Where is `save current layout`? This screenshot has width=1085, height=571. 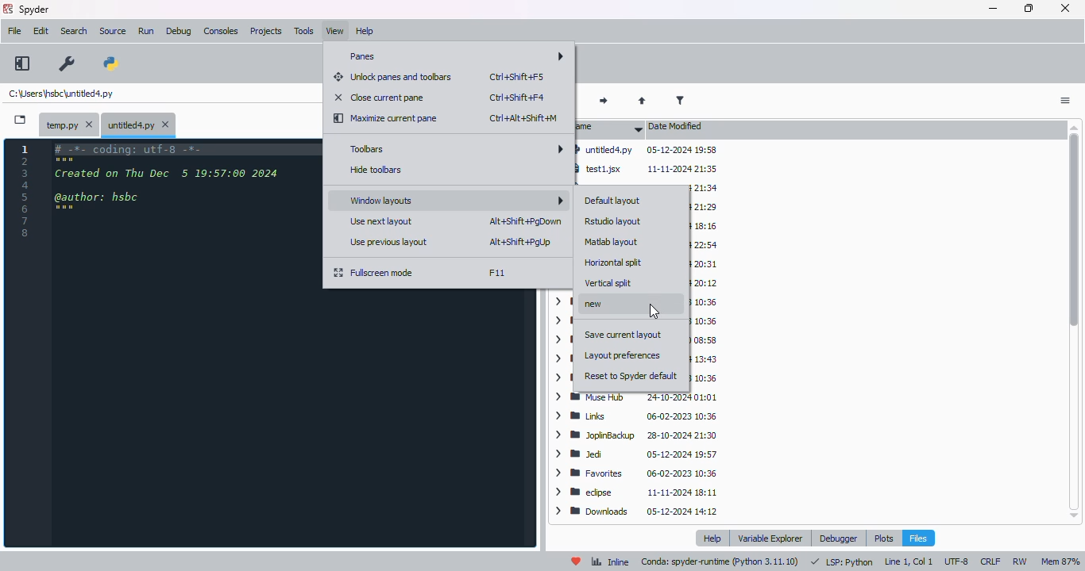 save current layout is located at coordinates (624, 335).